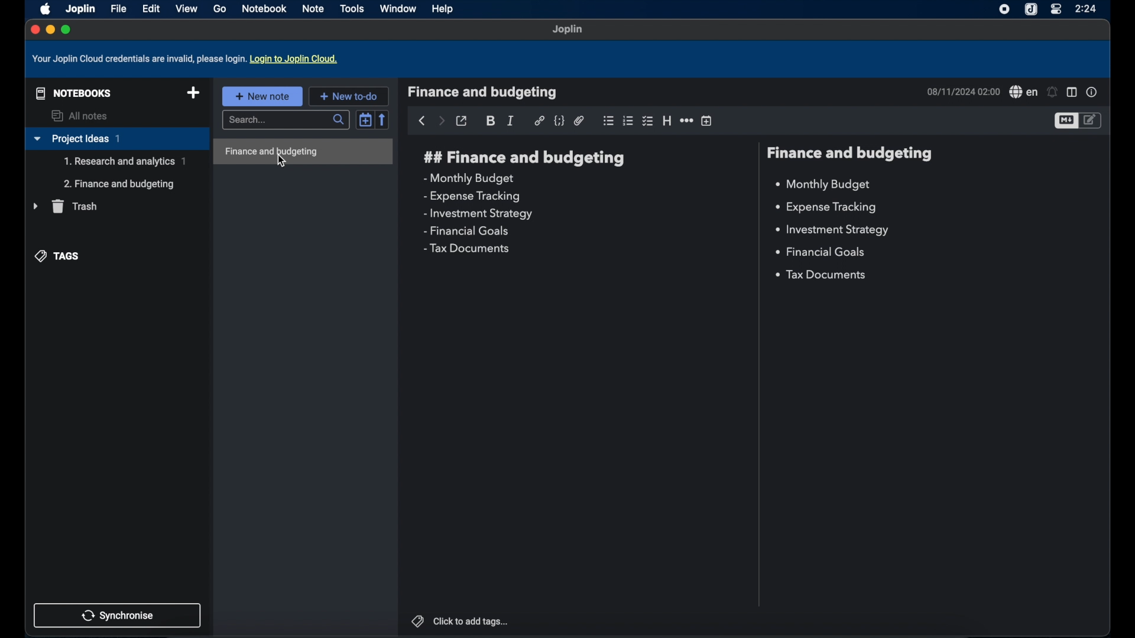  Describe the element at coordinates (1053, 92) in the screenshot. I see `set alarm` at that location.